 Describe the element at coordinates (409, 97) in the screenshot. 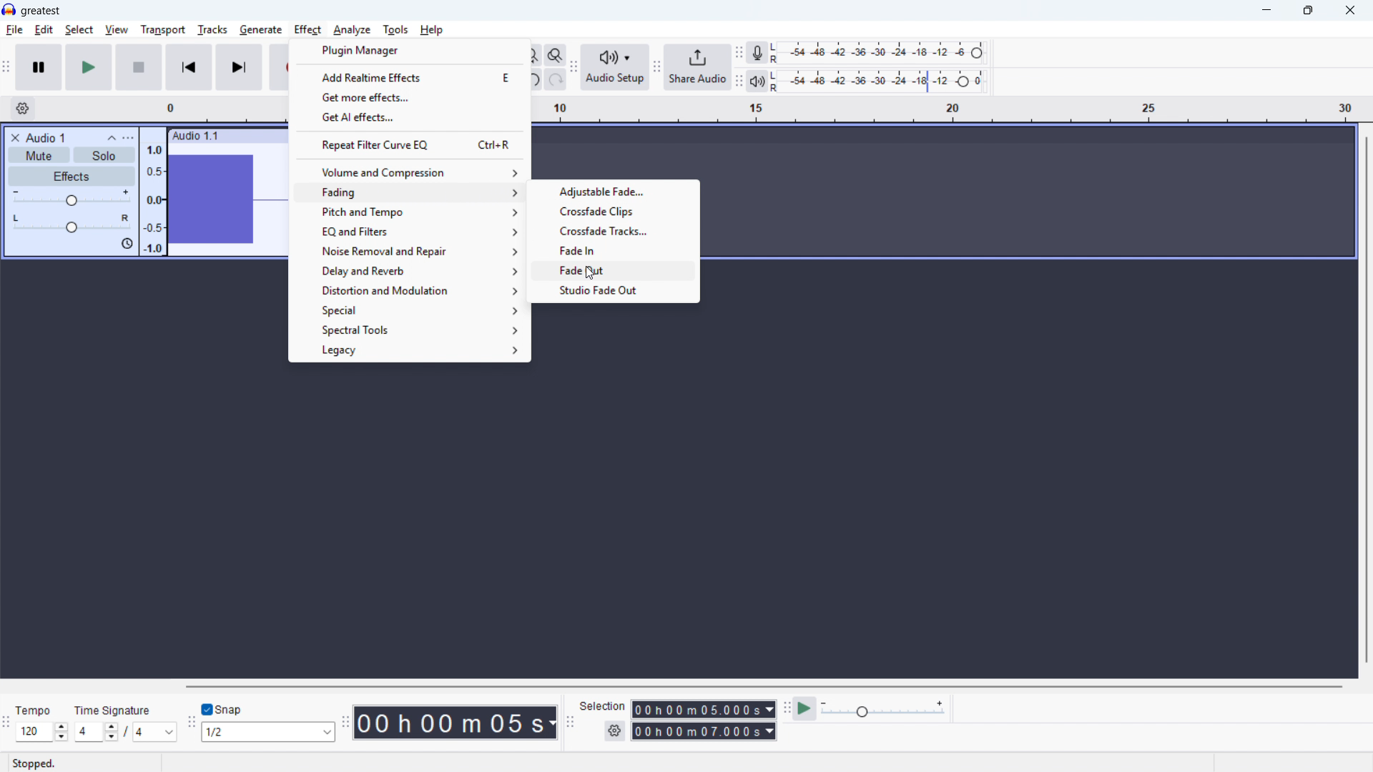

I see `Get more effects ` at that location.